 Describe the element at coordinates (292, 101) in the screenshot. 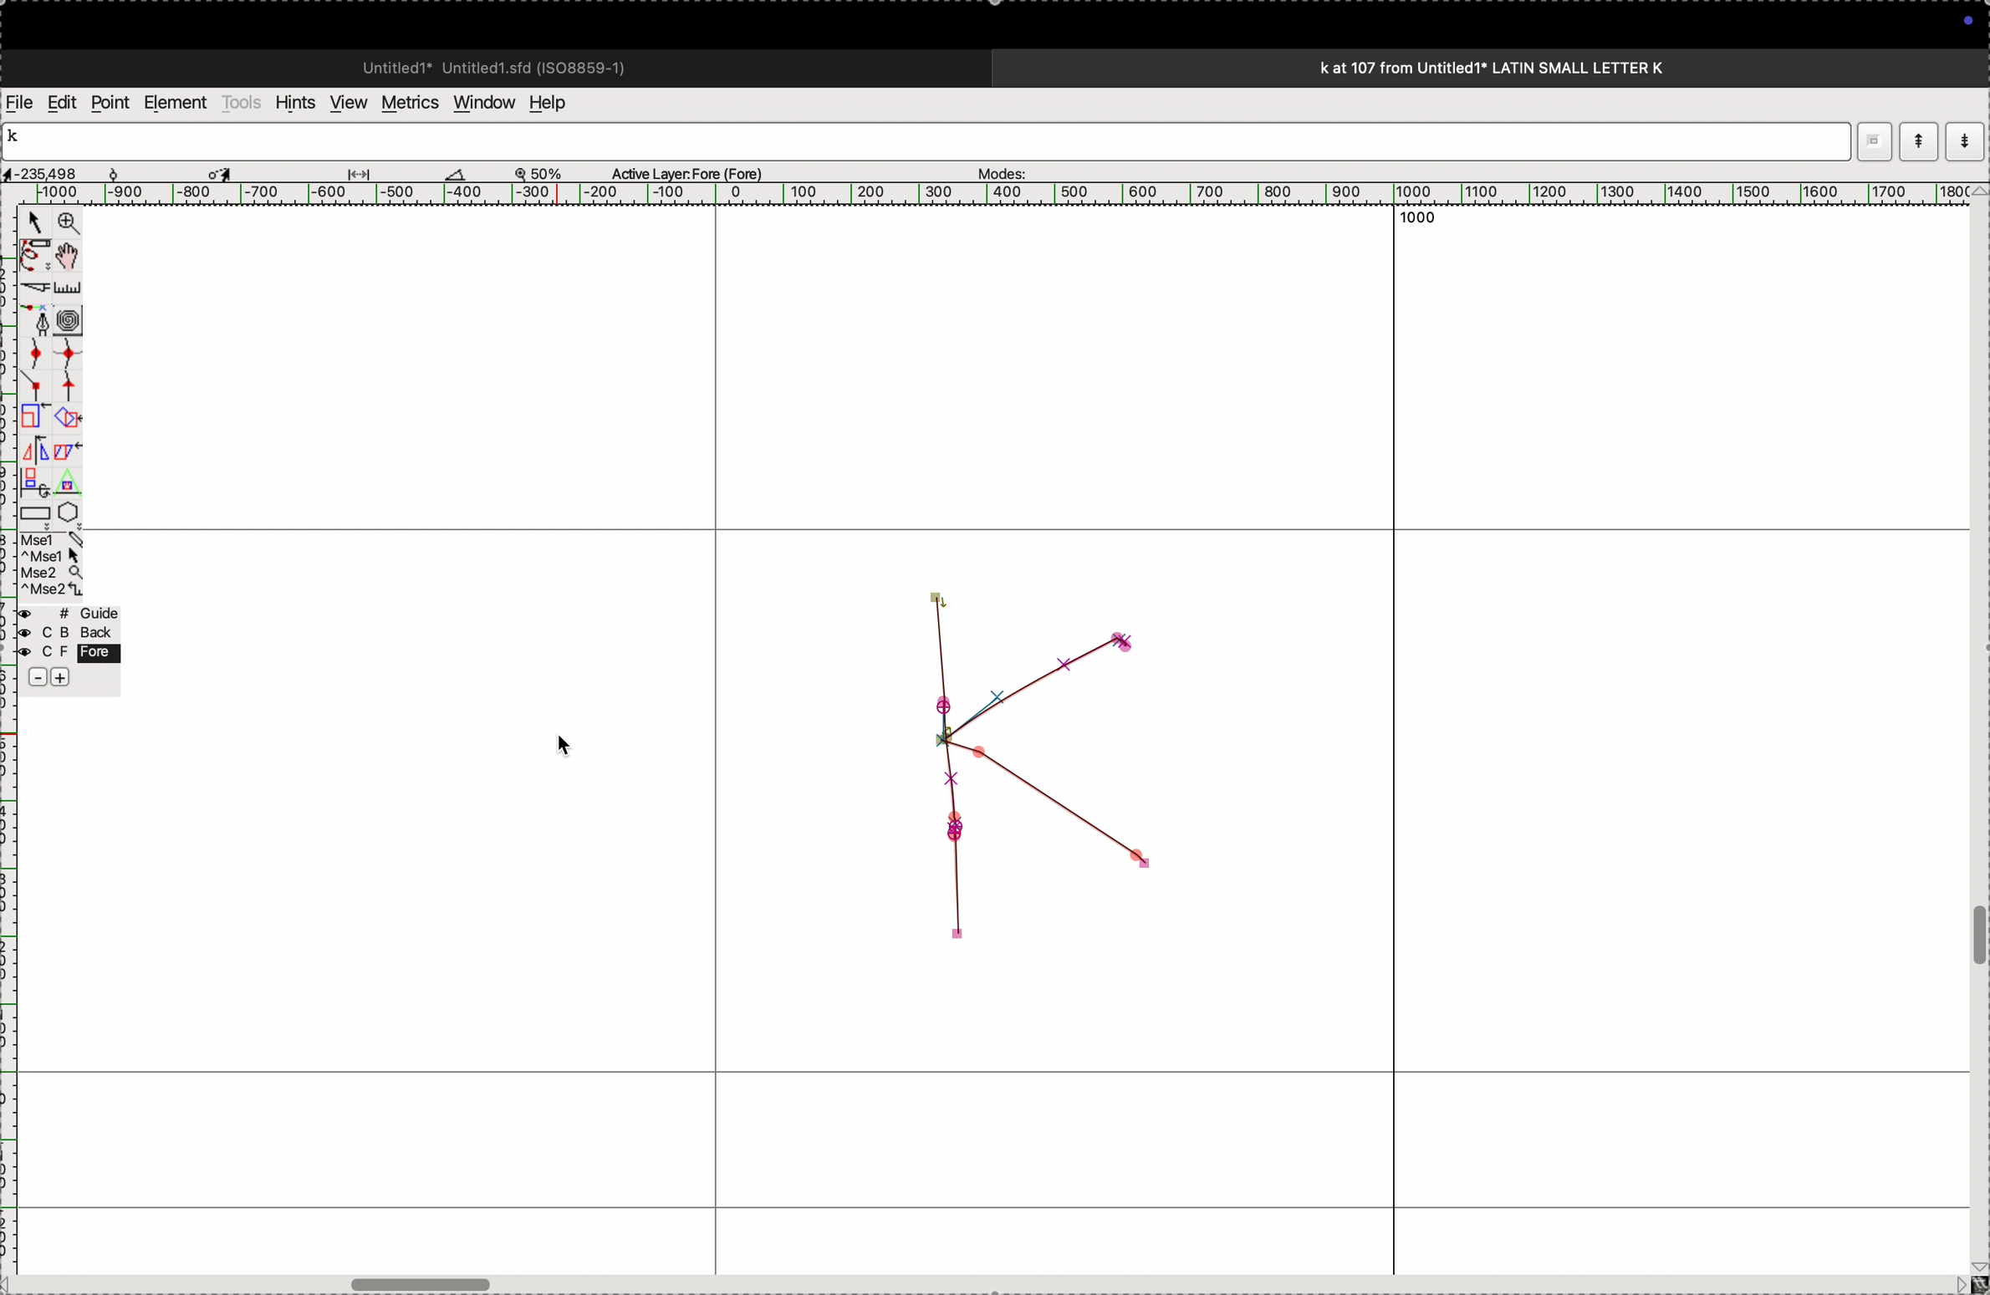

I see `hints` at that location.